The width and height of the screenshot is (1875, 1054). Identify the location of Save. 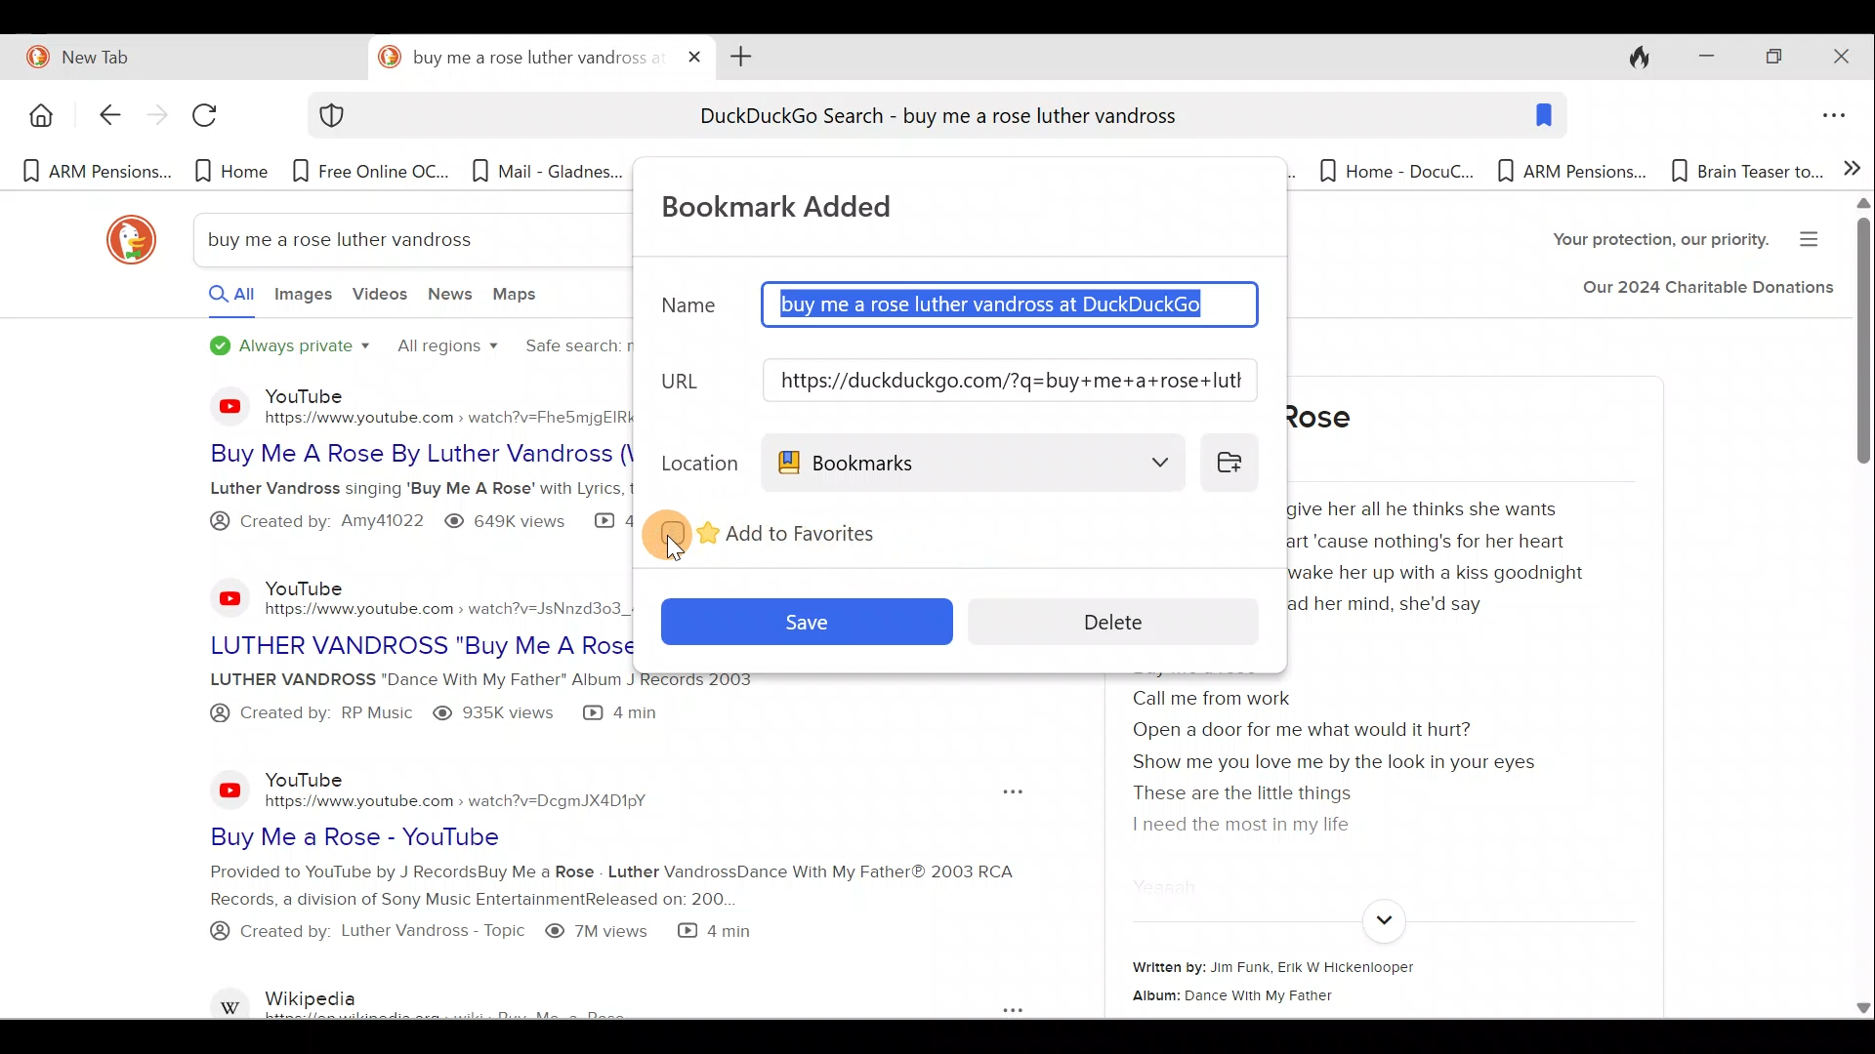
(804, 618).